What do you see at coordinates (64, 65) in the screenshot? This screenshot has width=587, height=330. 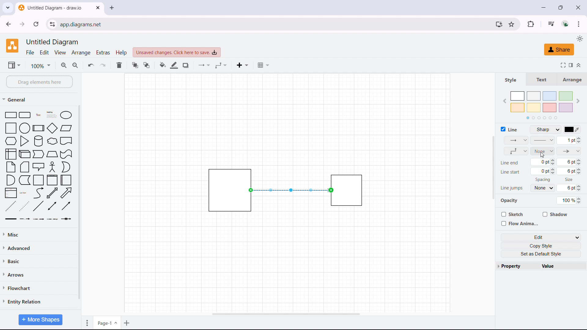 I see `zoomin` at bounding box center [64, 65].